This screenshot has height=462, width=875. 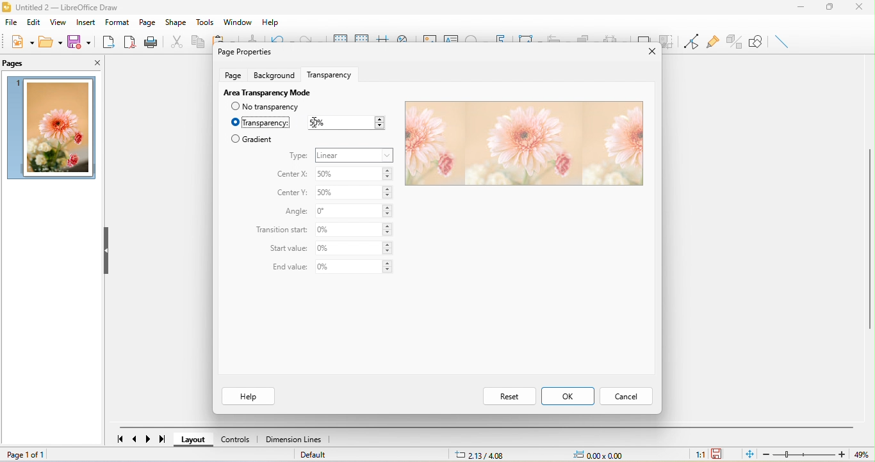 I want to click on page, so click(x=149, y=22).